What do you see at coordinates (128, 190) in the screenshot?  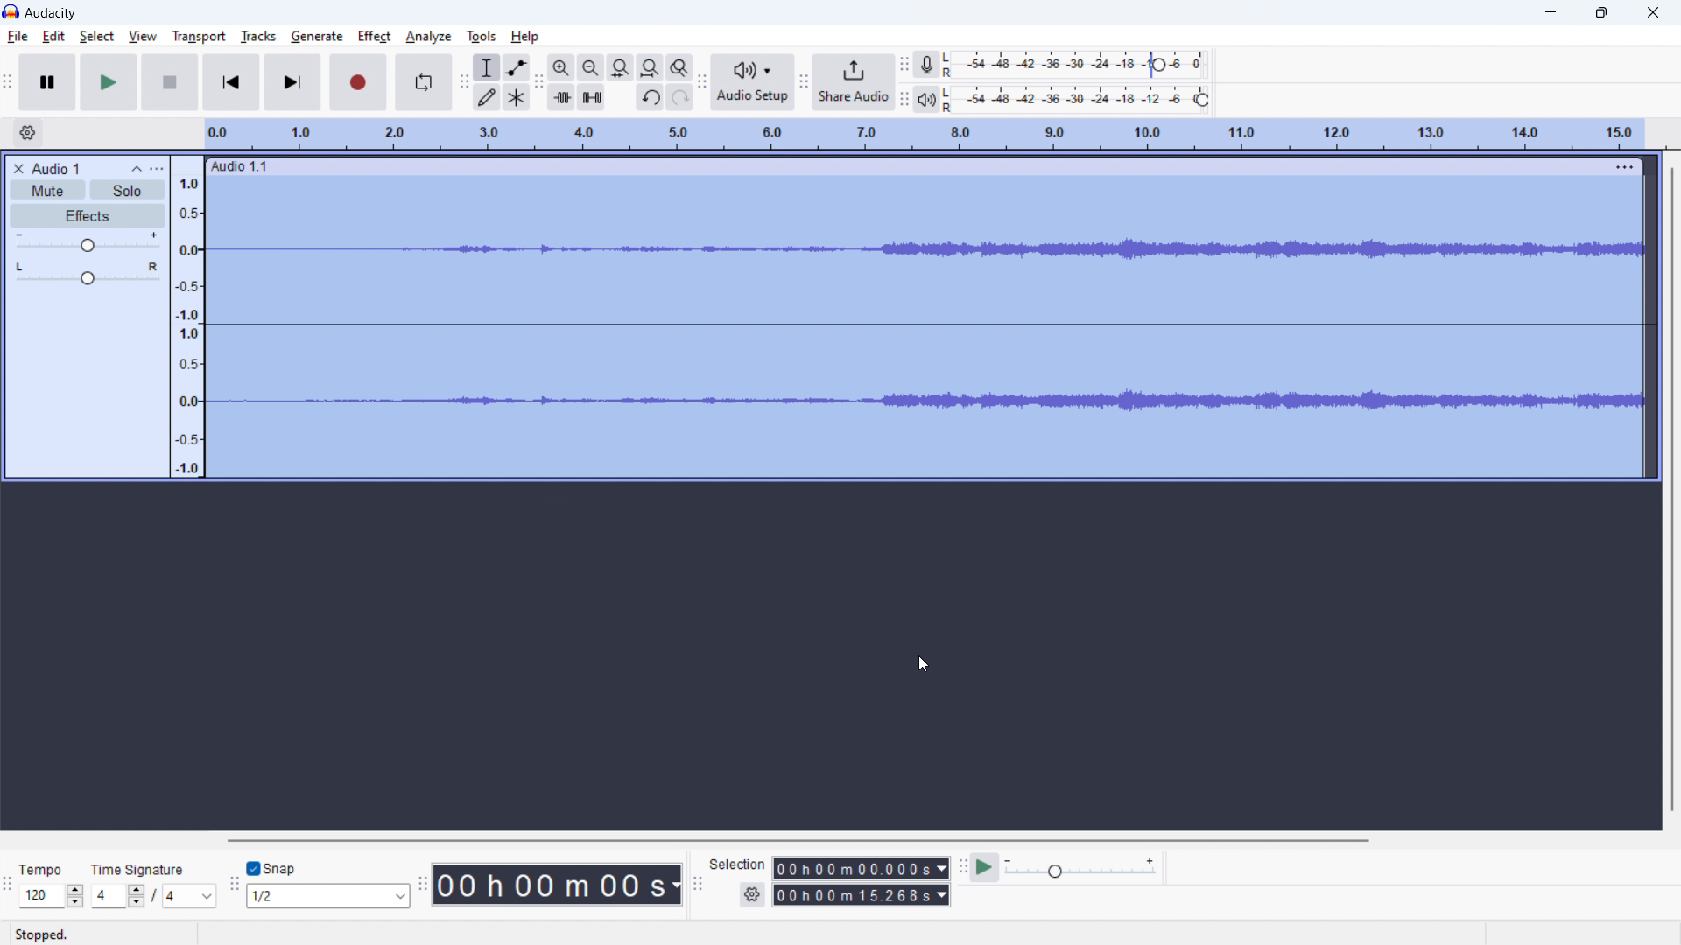 I see `solo` at bounding box center [128, 190].